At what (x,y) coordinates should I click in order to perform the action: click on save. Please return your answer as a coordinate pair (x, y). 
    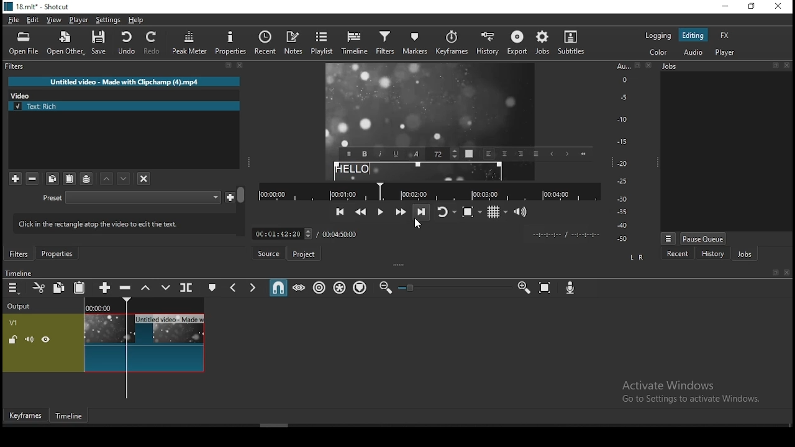
    Looking at the image, I should click on (99, 42).